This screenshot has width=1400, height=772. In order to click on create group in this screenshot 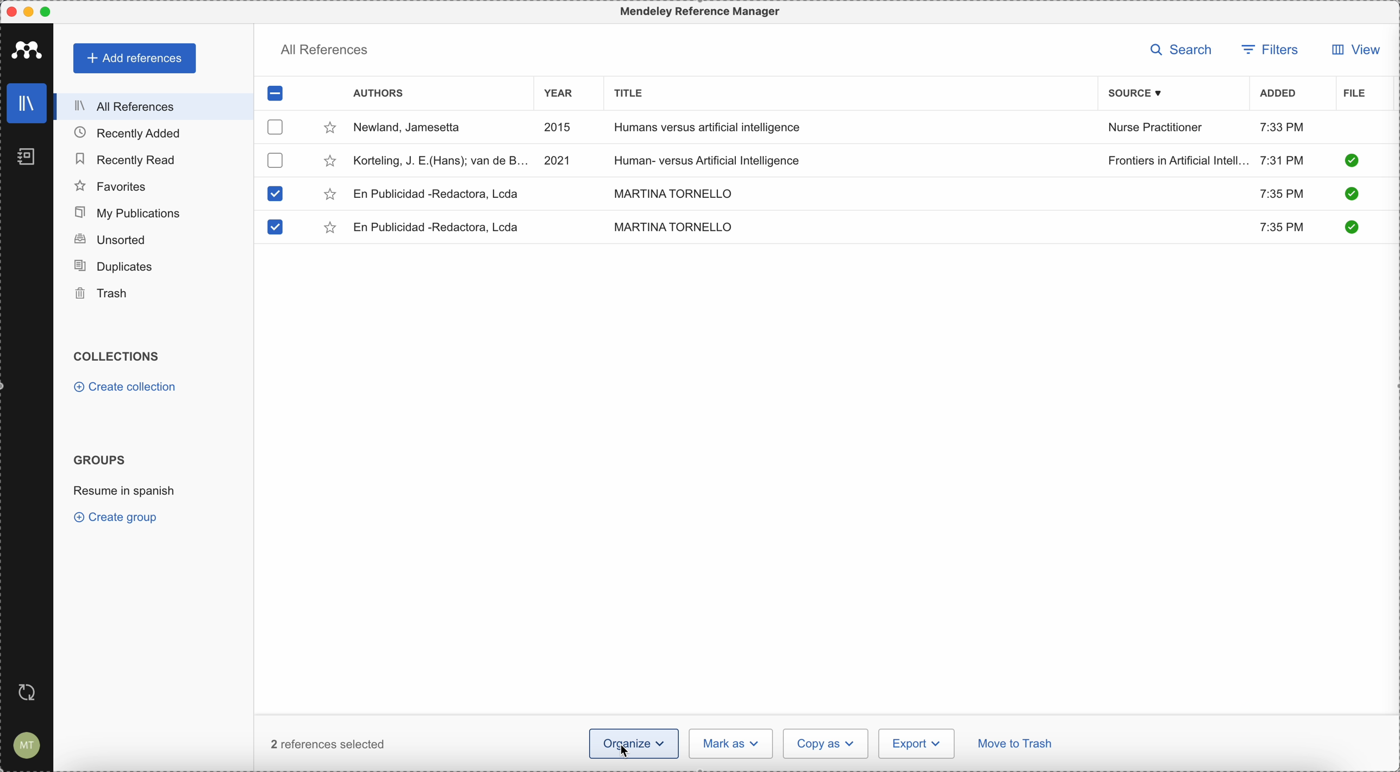, I will do `click(118, 517)`.